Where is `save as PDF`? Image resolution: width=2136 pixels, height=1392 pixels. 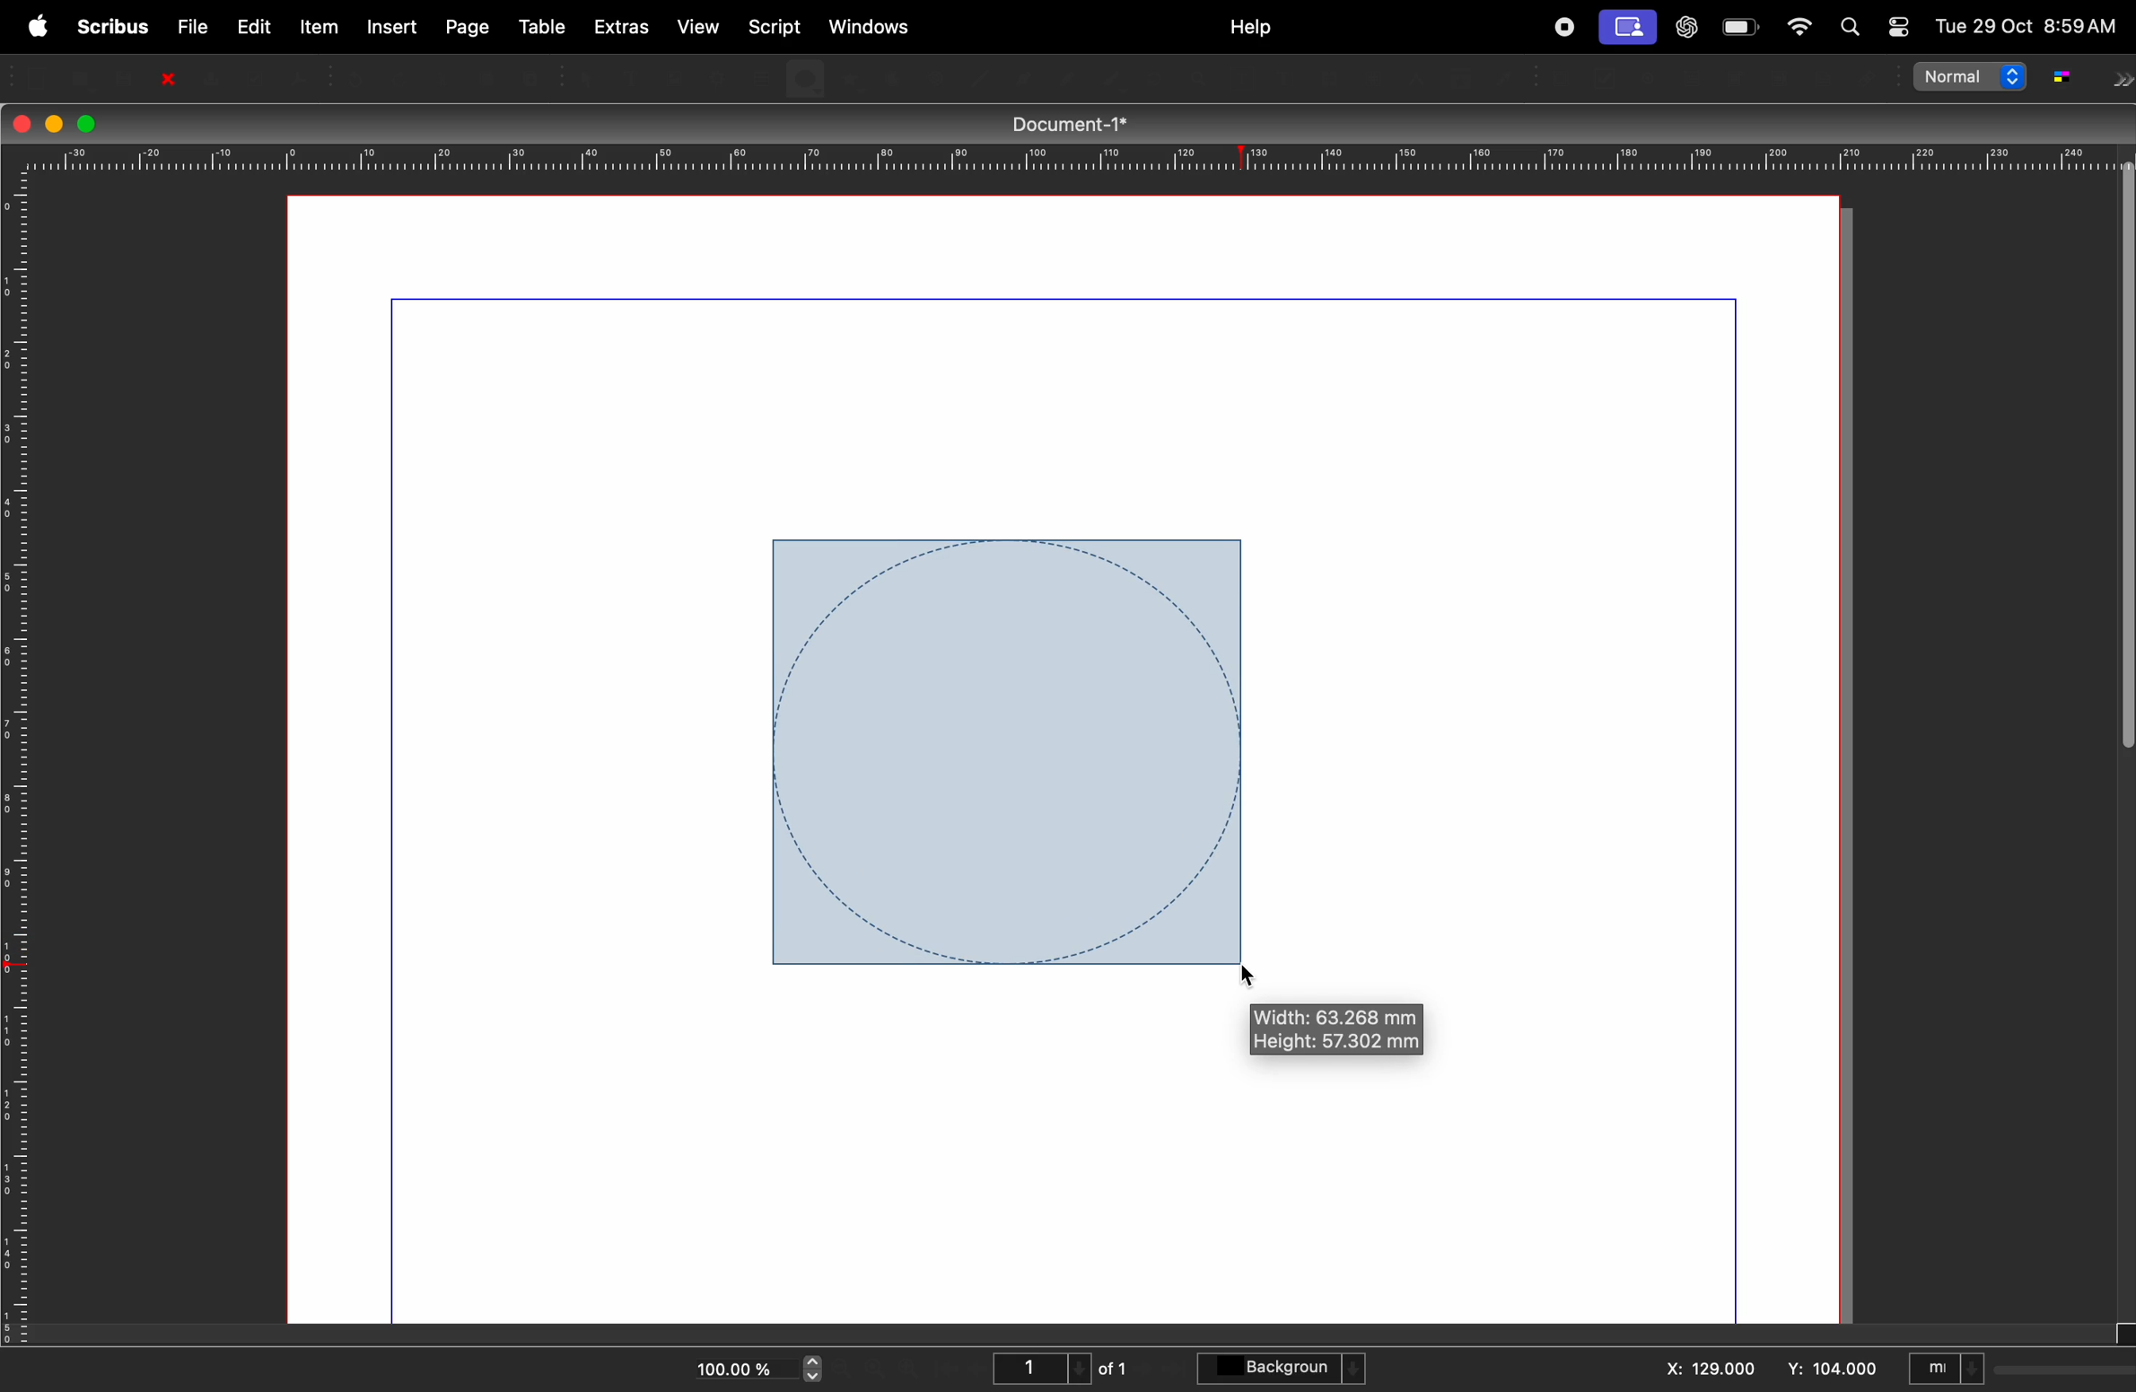
save as PDF is located at coordinates (302, 75).